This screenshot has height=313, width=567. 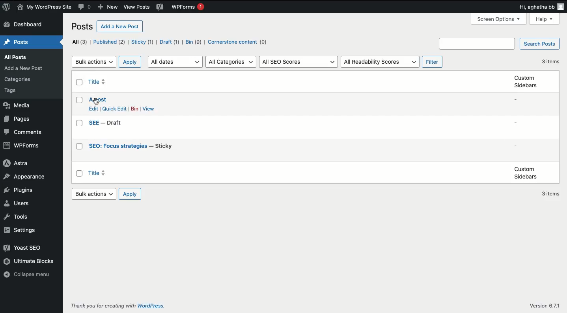 I want to click on , so click(x=13, y=92).